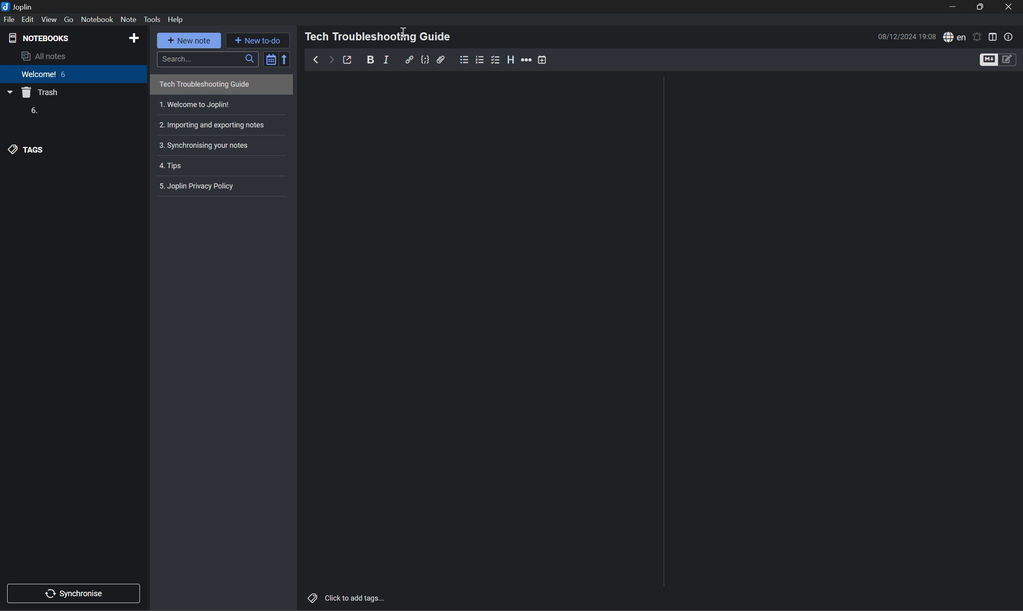 This screenshot has height=611, width=1023. Describe the element at coordinates (50, 19) in the screenshot. I see `View` at that location.